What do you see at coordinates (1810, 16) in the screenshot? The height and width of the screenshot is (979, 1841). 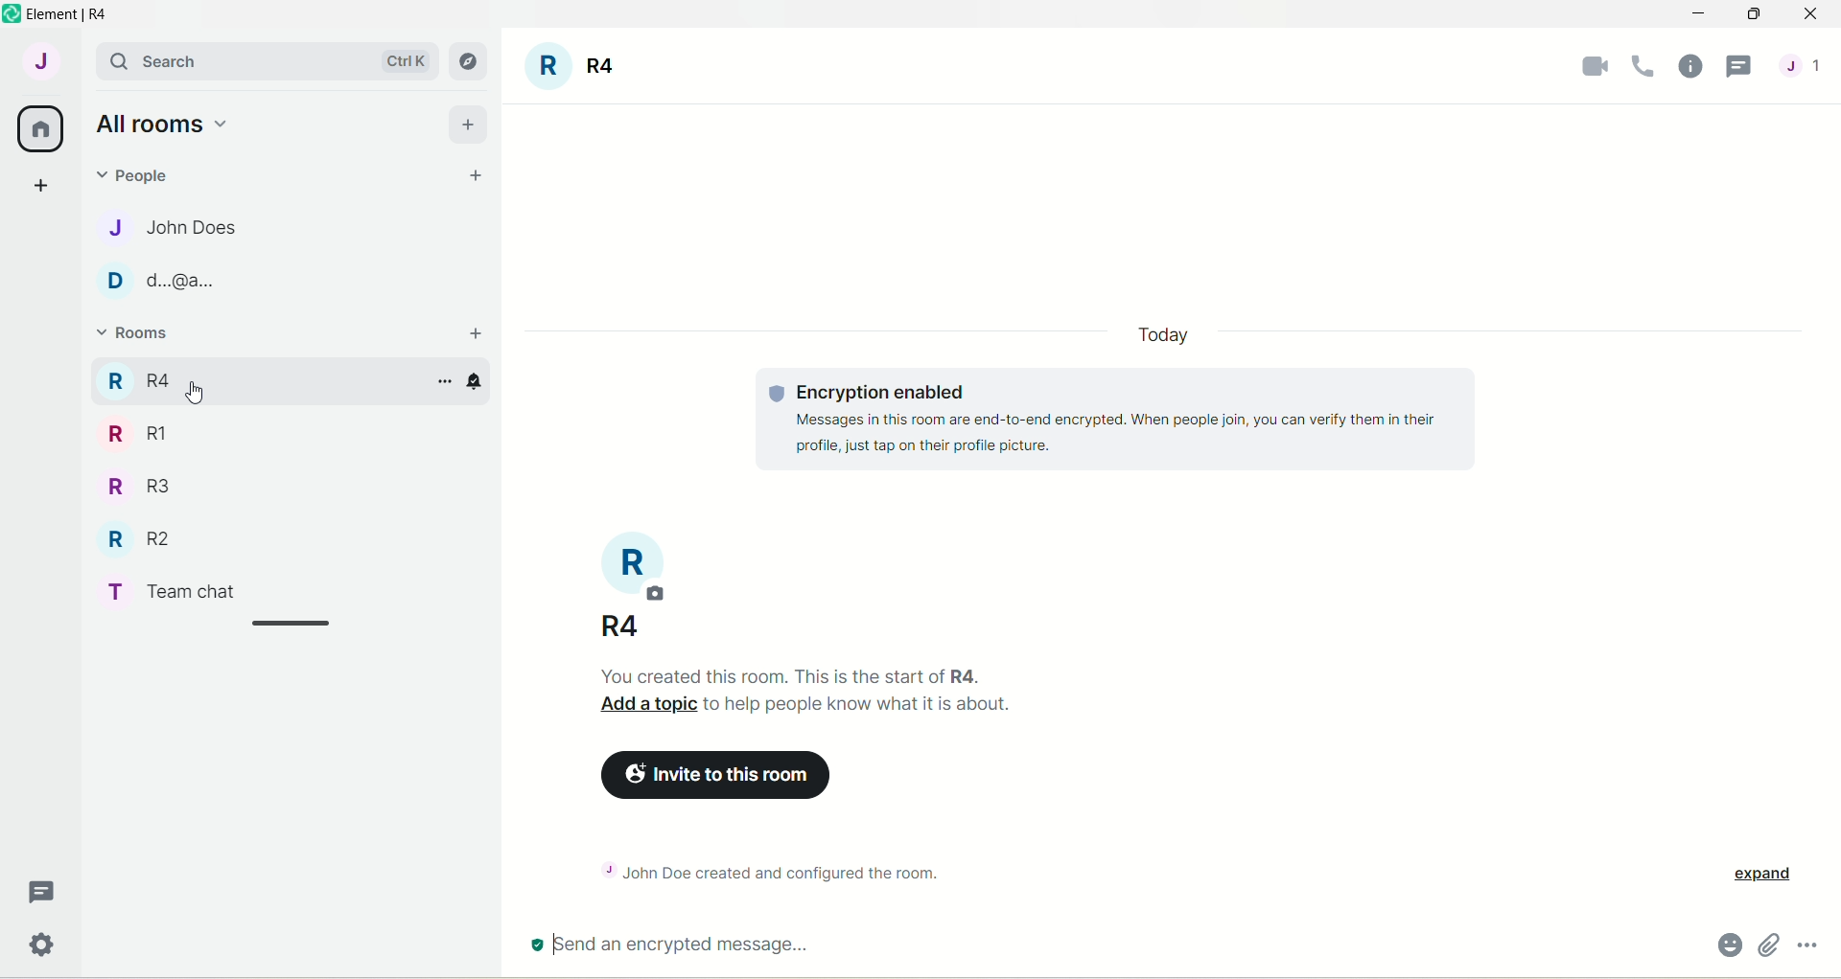 I see `close` at bounding box center [1810, 16].